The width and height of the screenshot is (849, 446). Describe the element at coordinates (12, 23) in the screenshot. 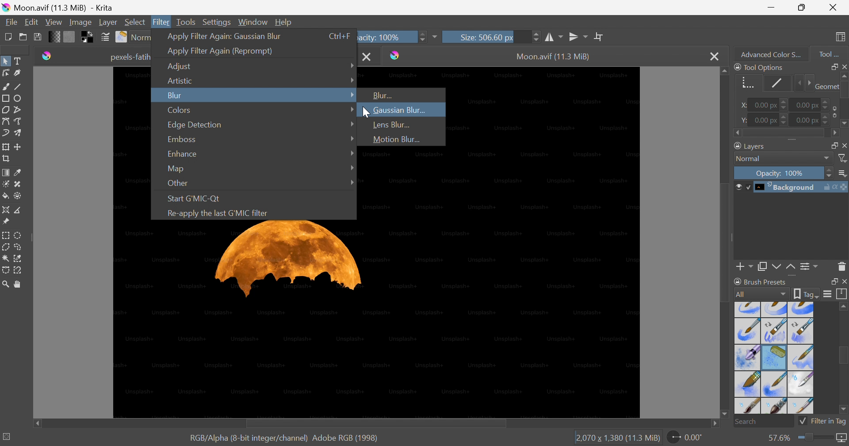

I see `File` at that location.